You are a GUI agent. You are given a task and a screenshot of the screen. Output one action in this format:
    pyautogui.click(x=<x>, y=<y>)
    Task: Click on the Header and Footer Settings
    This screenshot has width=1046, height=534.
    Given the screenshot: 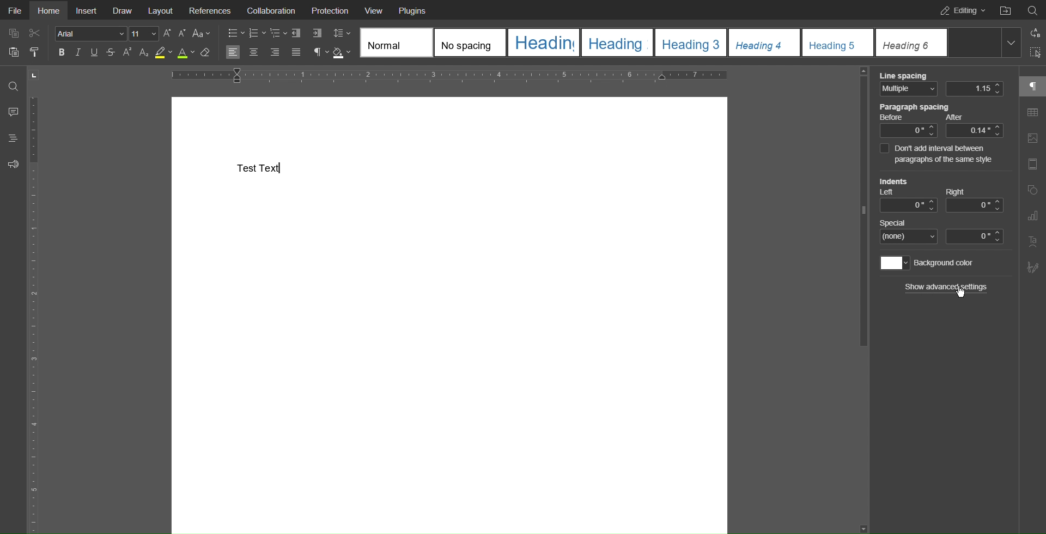 What is the action you would take?
    pyautogui.click(x=1031, y=166)
    